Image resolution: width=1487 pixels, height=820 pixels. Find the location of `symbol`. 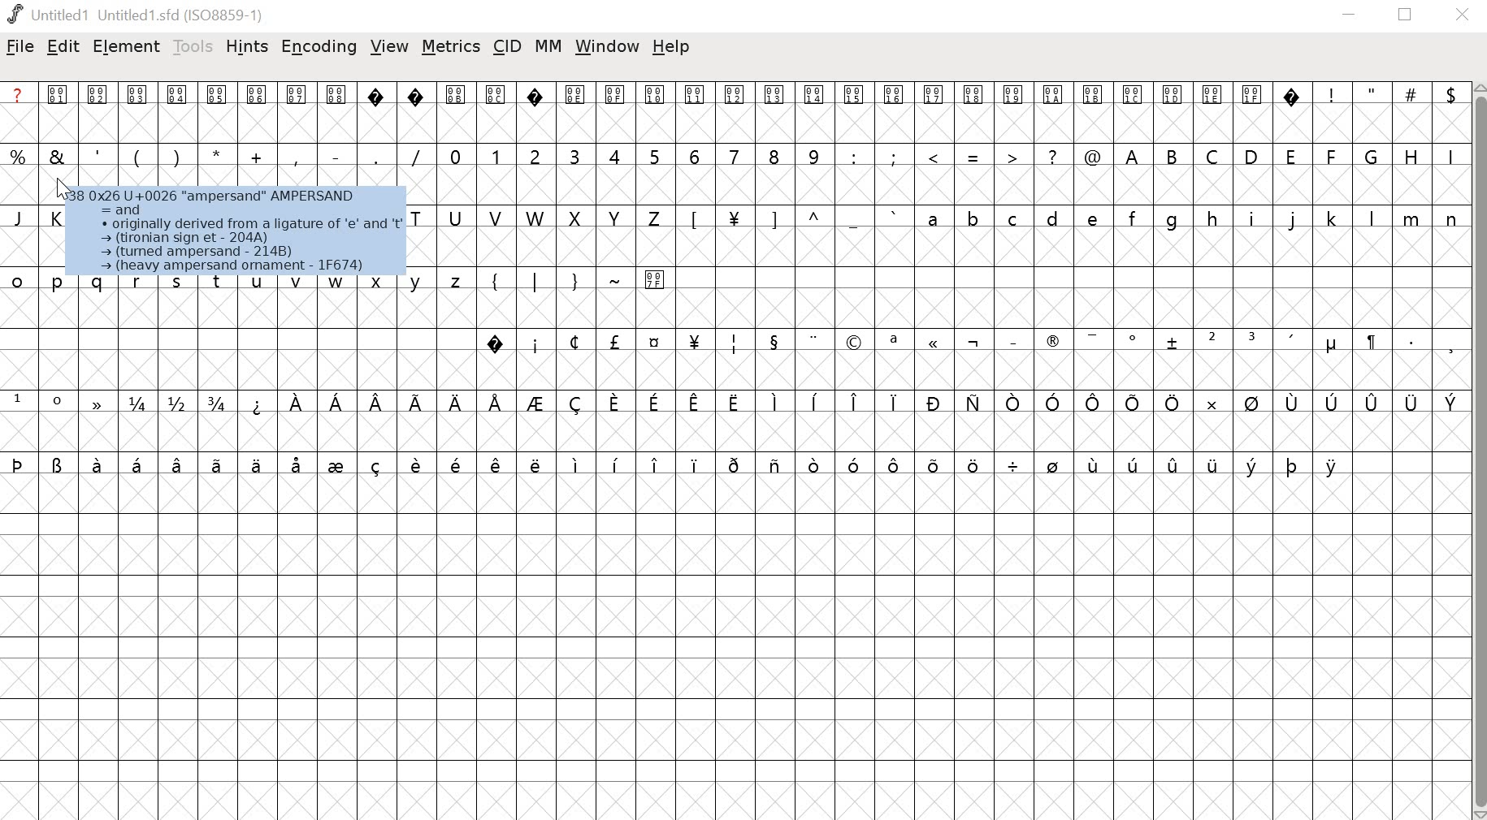

symbol is located at coordinates (810, 402).